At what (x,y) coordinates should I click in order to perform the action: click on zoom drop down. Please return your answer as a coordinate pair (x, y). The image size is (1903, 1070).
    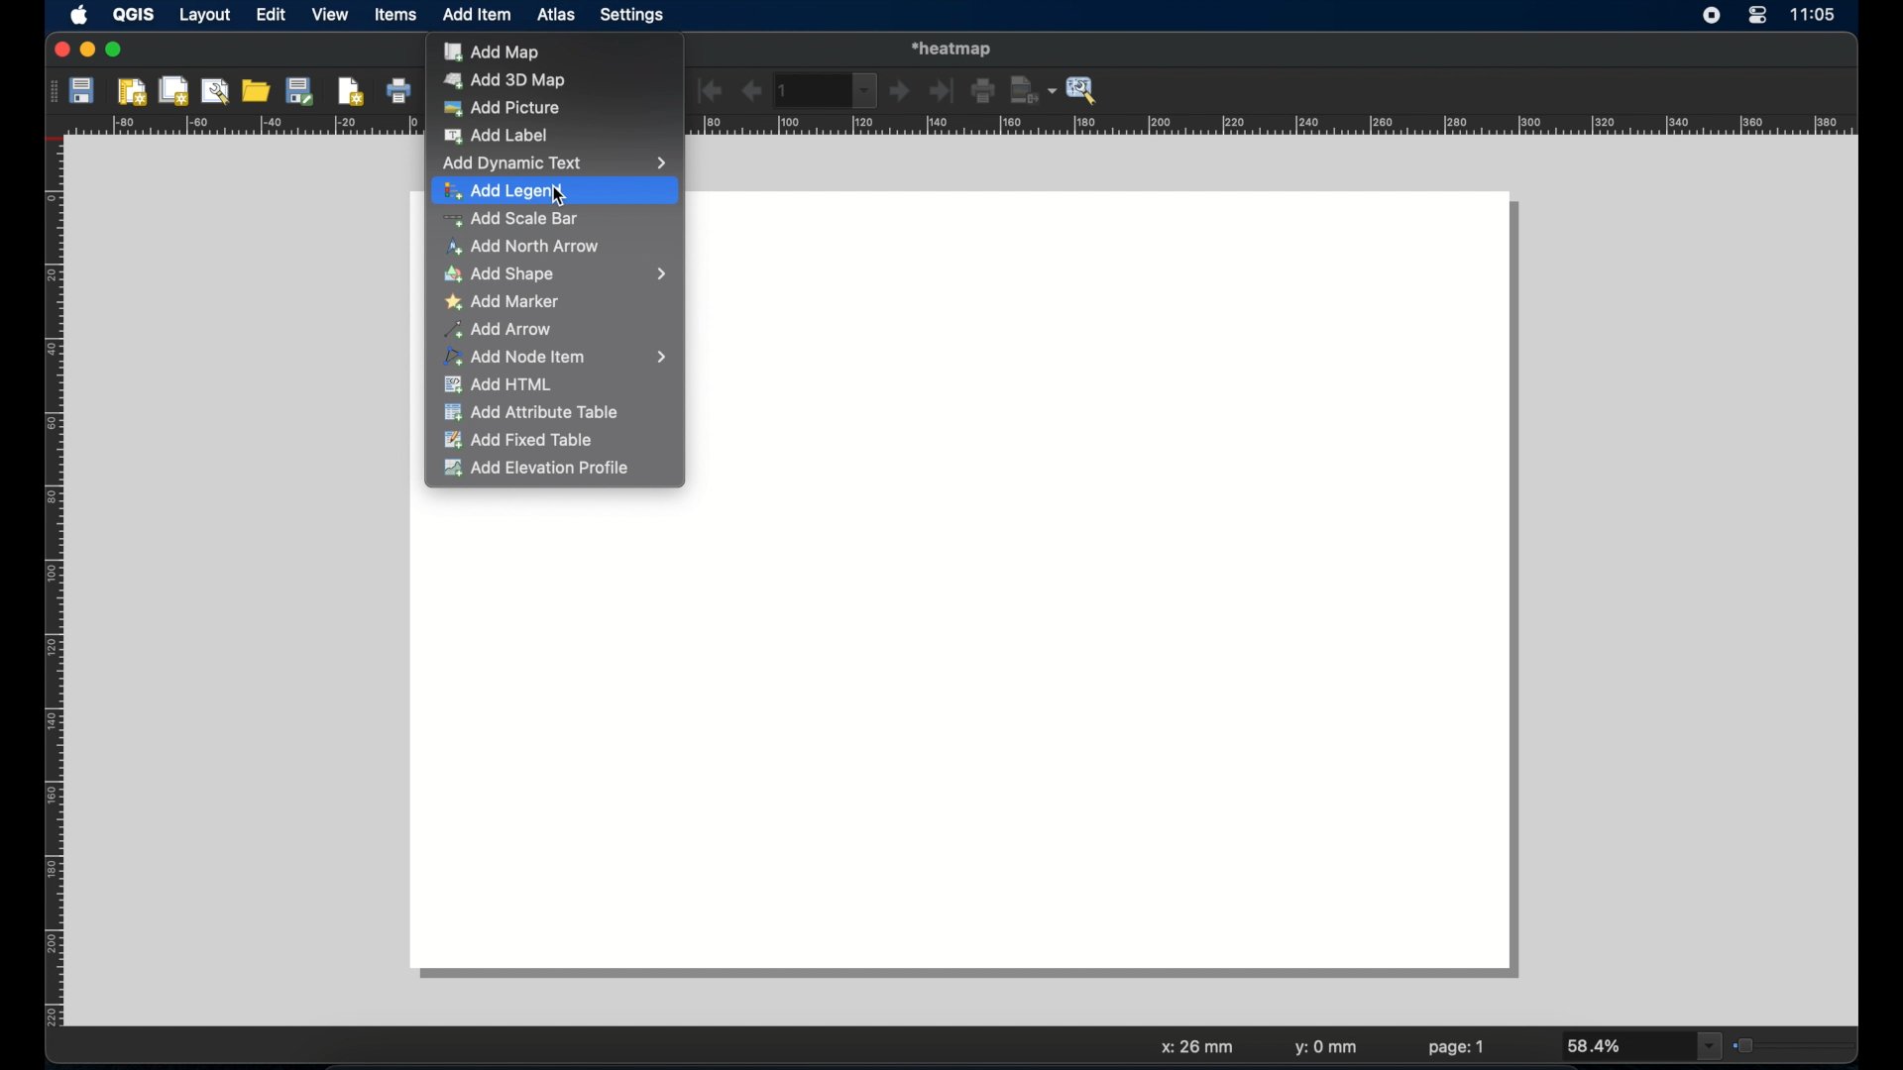
    Looking at the image, I should click on (1644, 1046).